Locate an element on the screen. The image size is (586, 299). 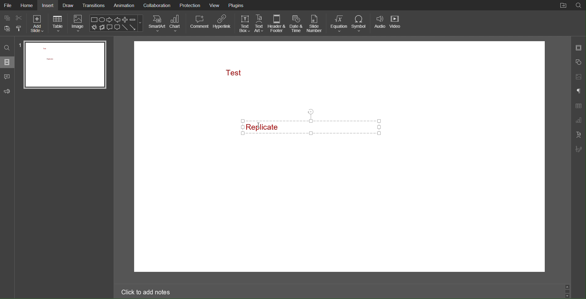
Feedback is located at coordinates (8, 92).